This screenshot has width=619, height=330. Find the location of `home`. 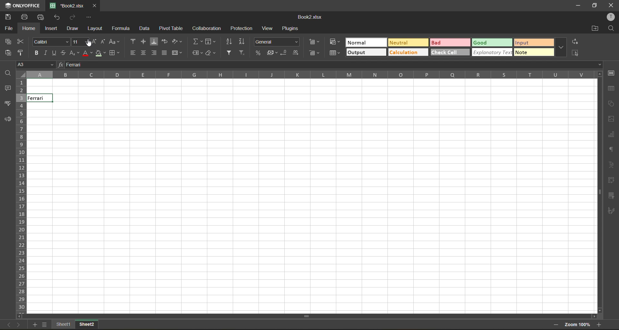

home is located at coordinates (27, 29).